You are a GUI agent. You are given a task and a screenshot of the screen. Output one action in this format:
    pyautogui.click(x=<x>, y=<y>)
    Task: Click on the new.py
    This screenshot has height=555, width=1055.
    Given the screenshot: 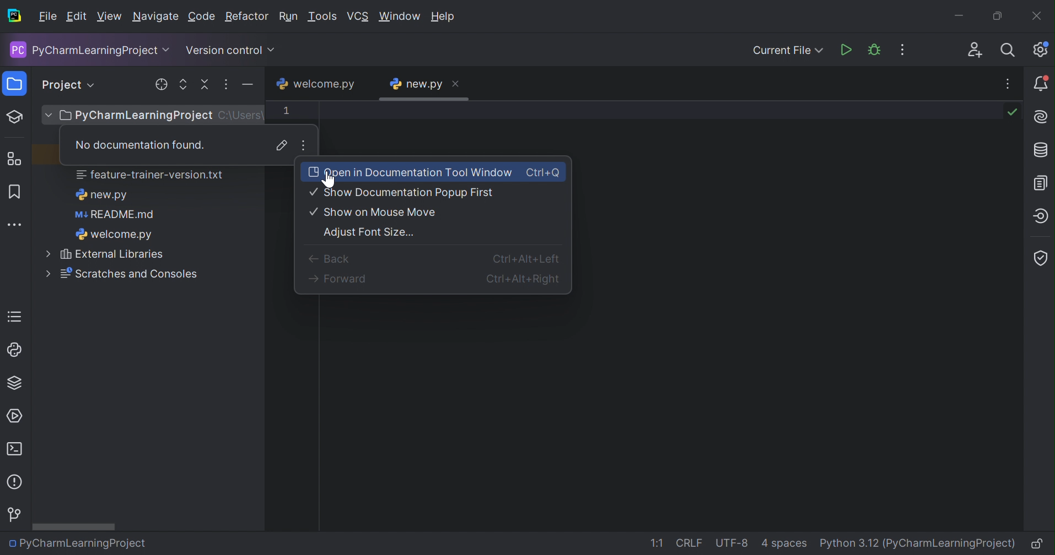 What is the action you would take?
    pyautogui.click(x=101, y=195)
    